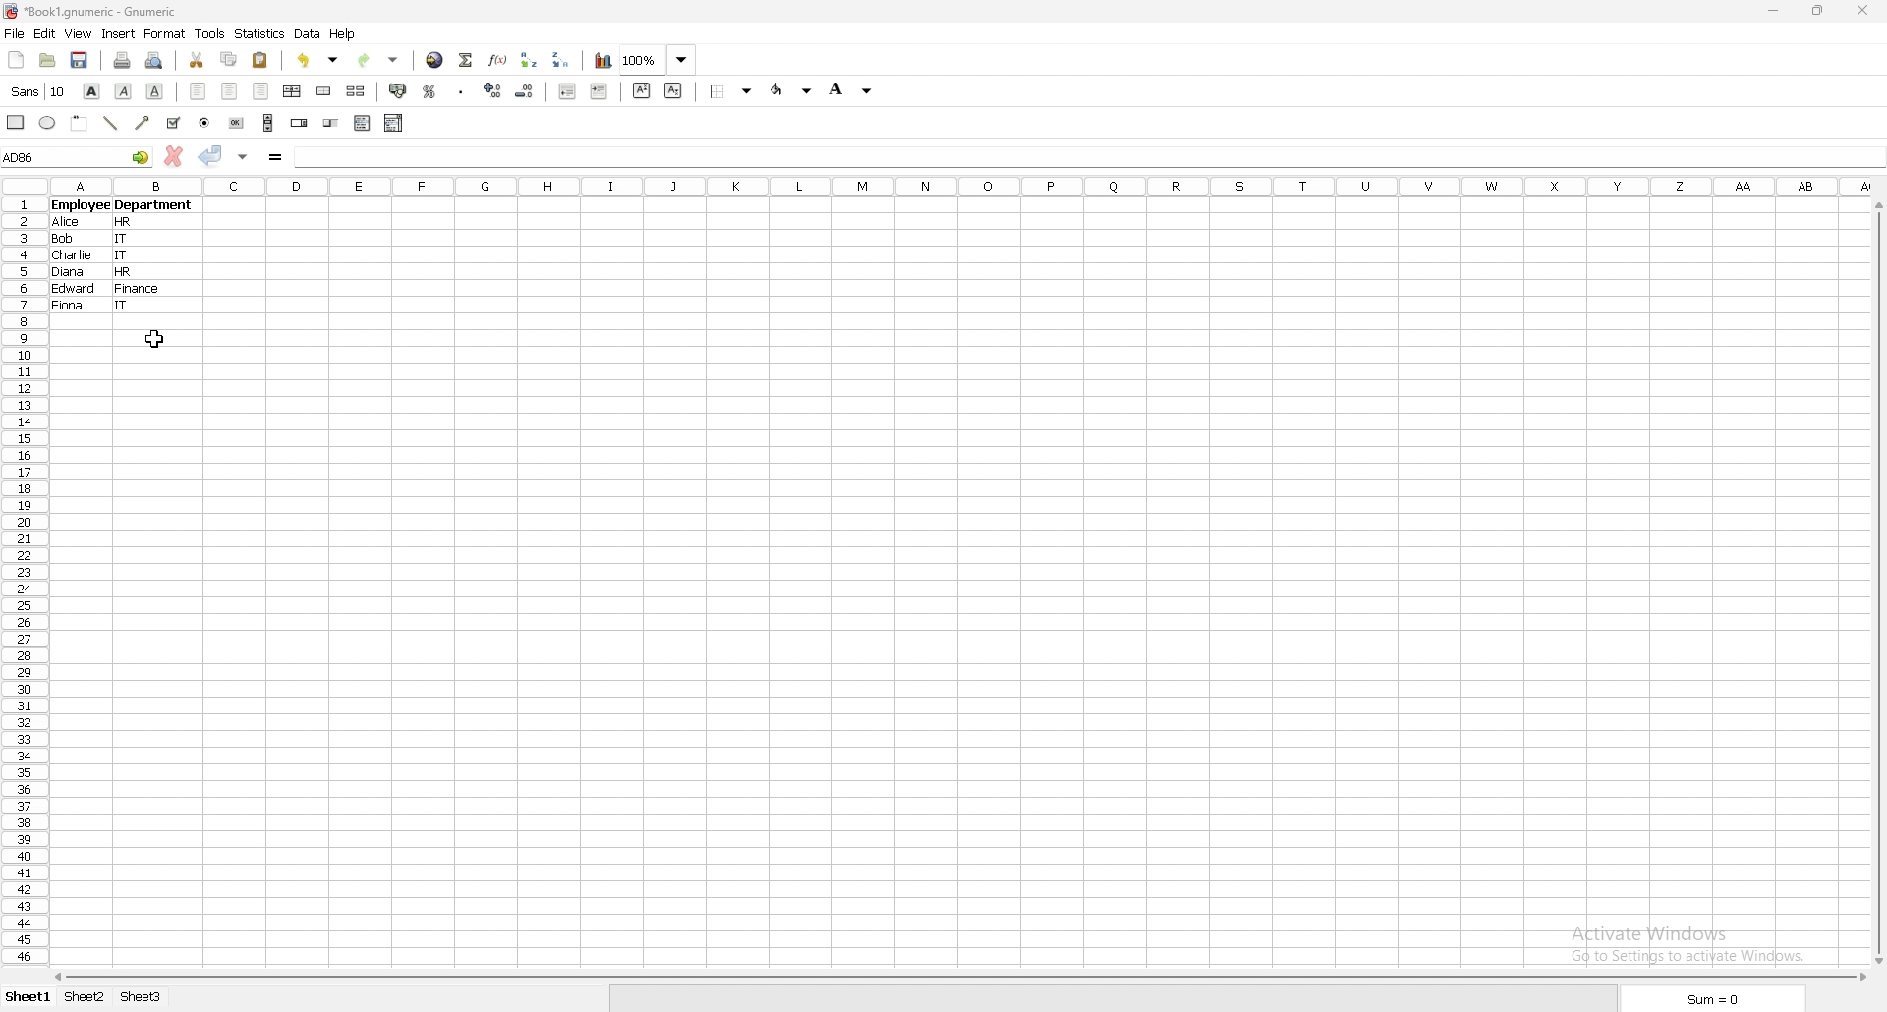 This screenshot has width=1887, height=1012. I want to click on line, so click(109, 124).